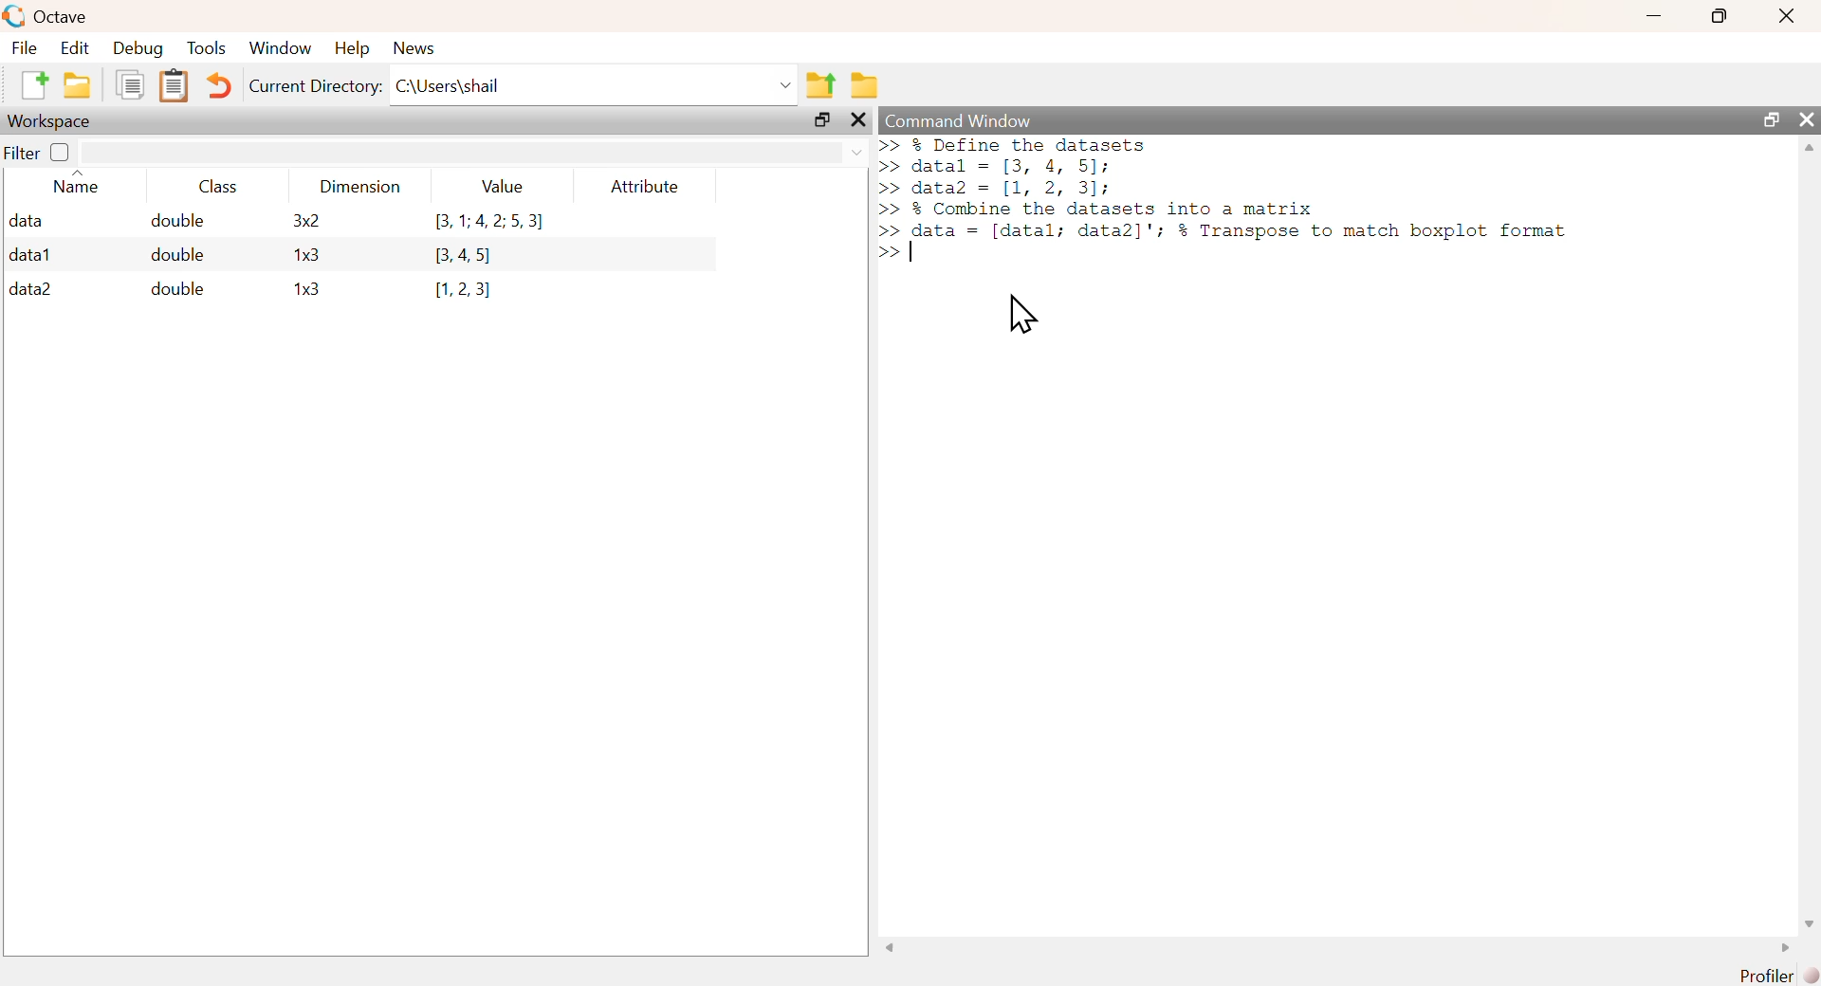  What do you see at coordinates (488, 223) in the screenshot?
I see `[3.1:4,2:5,3]` at bounding box center [488, 223].